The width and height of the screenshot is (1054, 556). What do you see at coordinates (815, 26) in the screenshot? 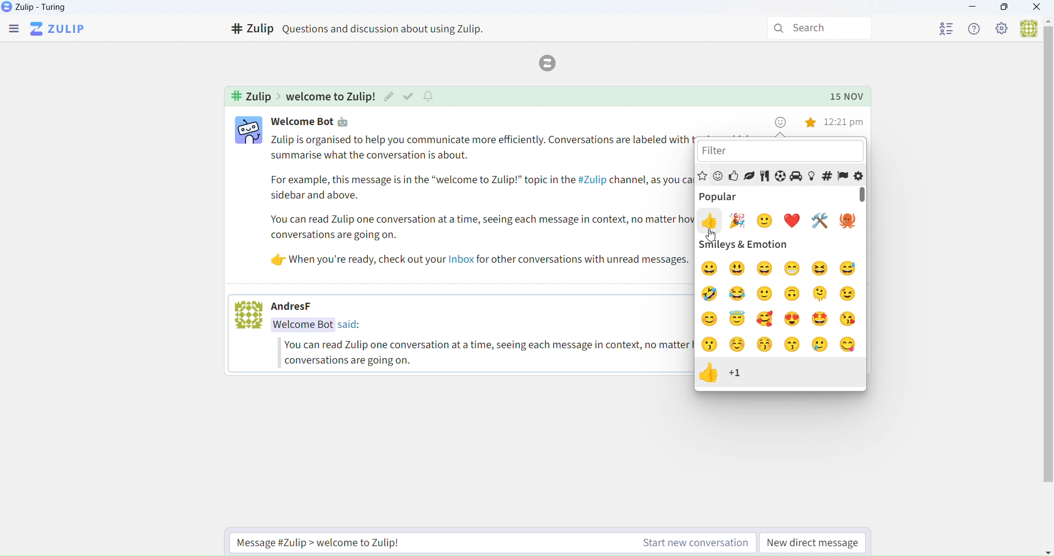
I see `Search` at bounding box center [815, 26].